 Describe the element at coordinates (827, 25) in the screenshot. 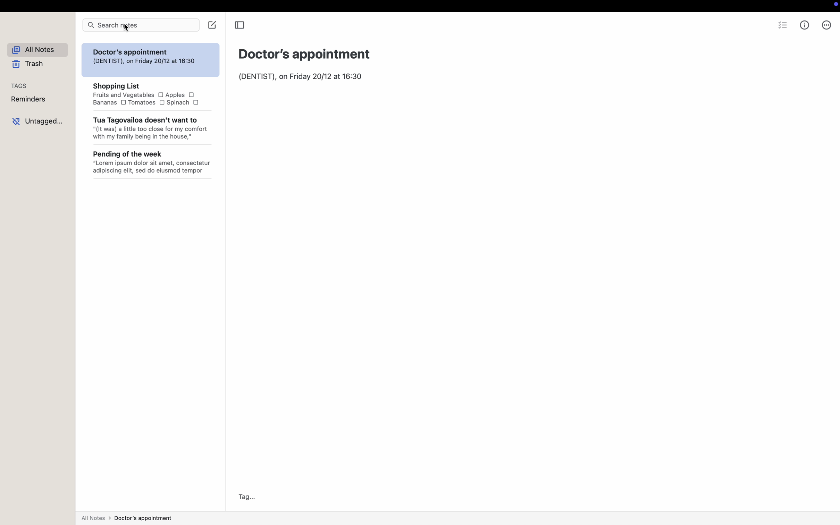

I see `more options` at that location.